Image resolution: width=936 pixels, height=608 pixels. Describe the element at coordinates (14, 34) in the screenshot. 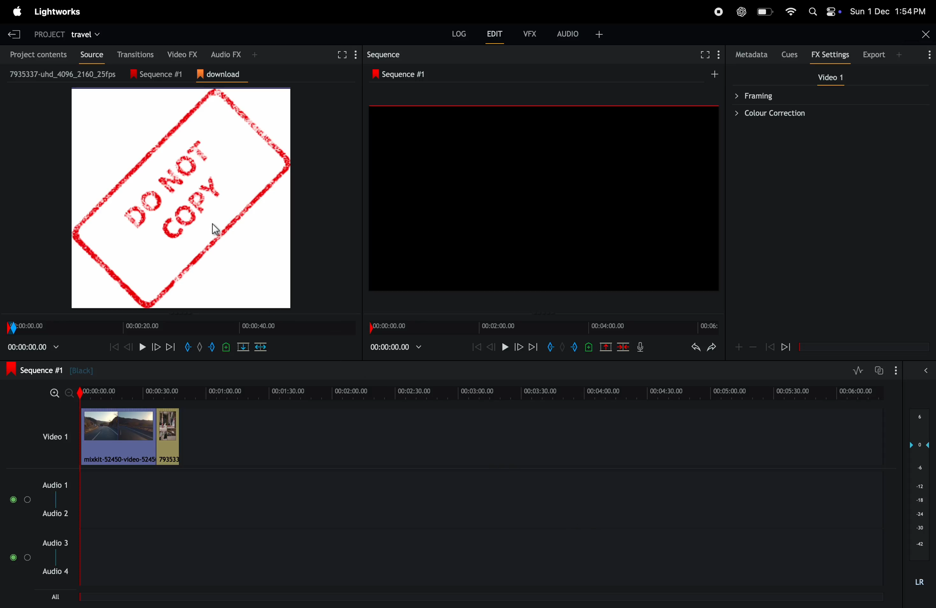

I see `exit` at that location.